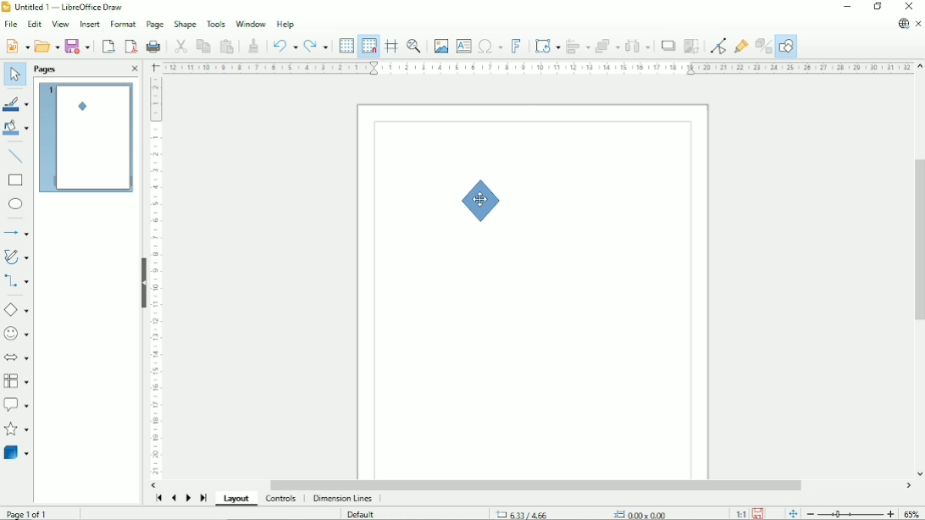 This screenshot has width=925, height=520. Describe the element at coordinates (204, 46) in the screenshot. I see `Copy` at that location.